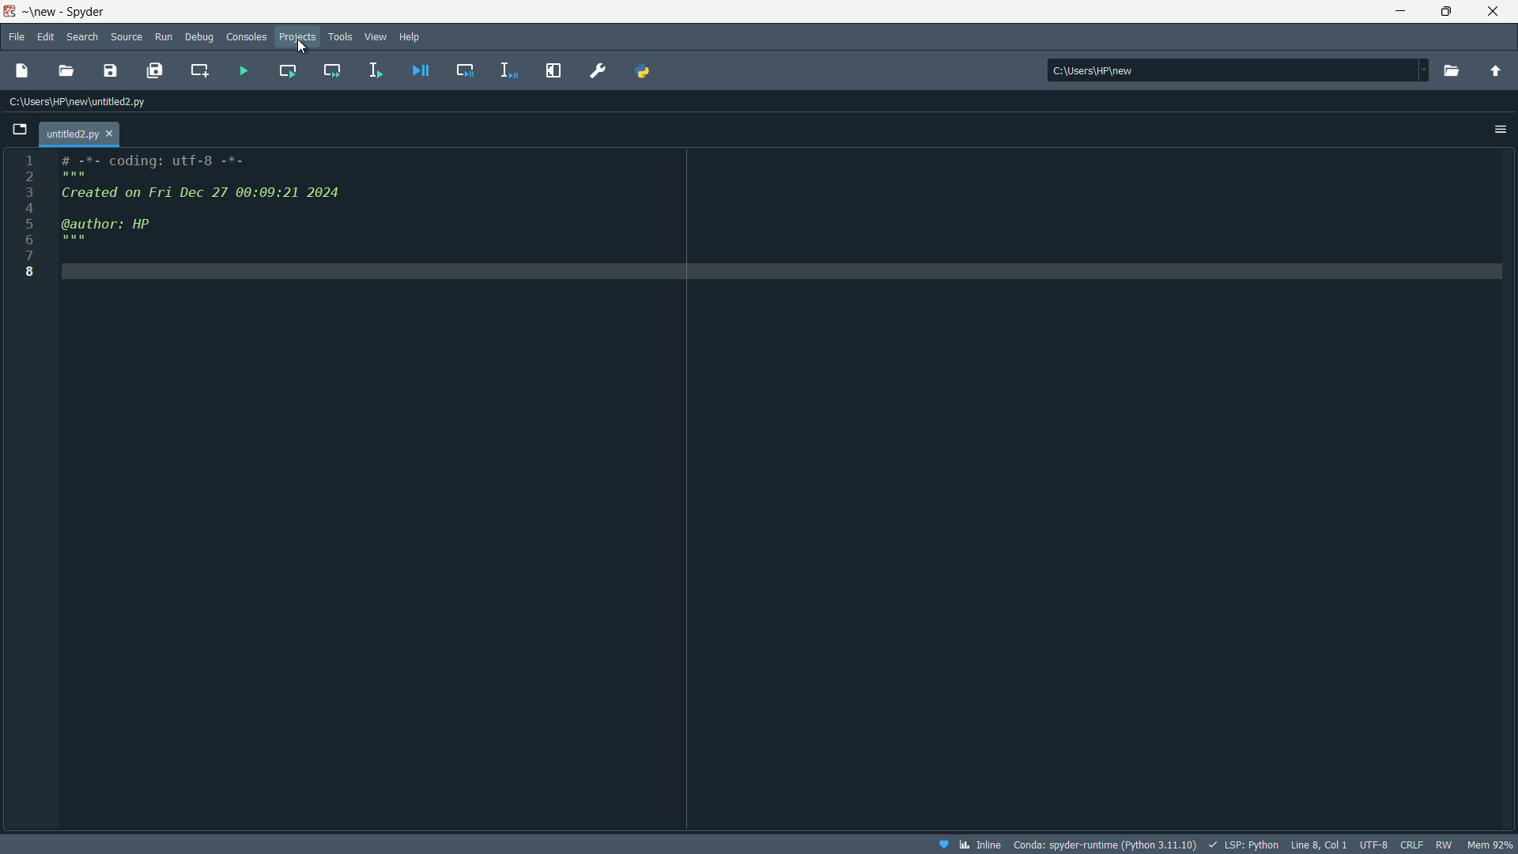  Describe the element at coordinates (412, 35) in the screenshot. I see `Help` at that location.